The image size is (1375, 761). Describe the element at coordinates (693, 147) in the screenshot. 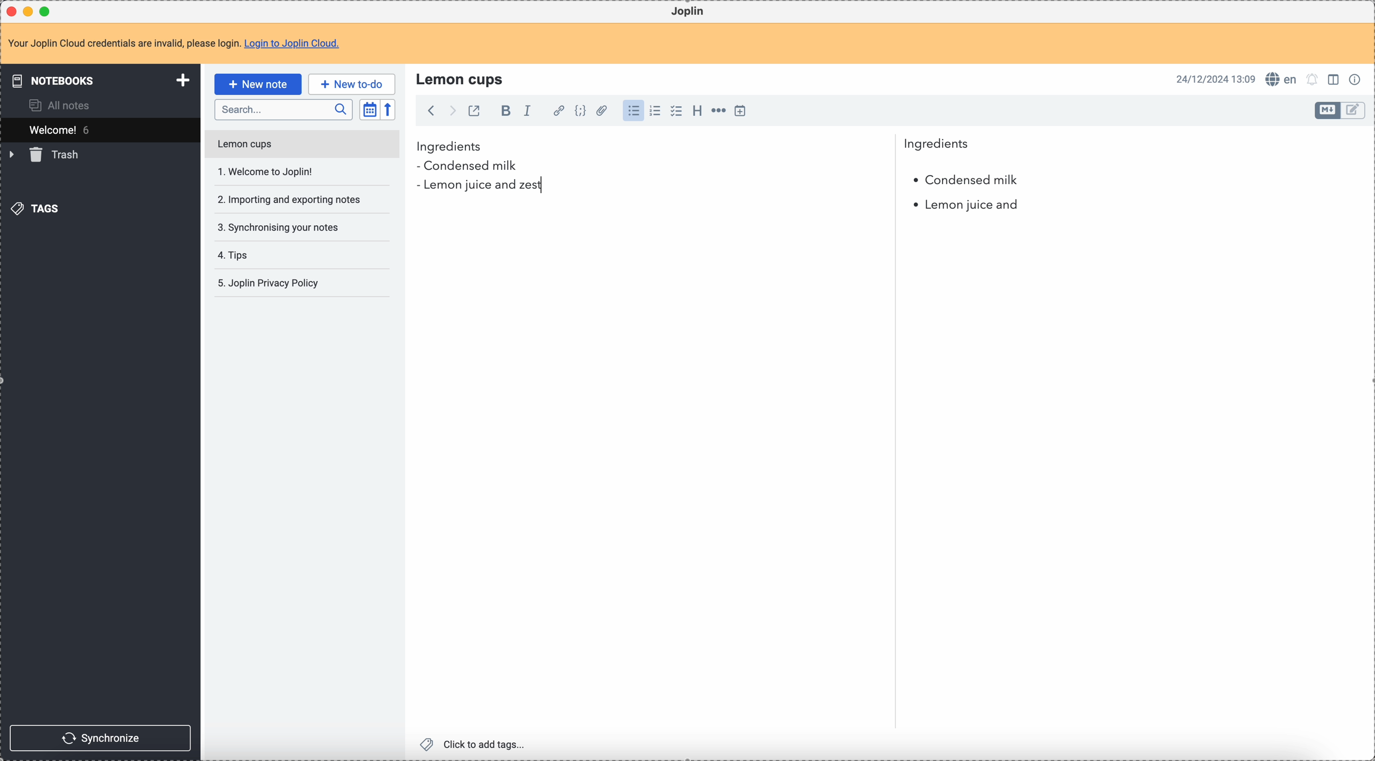

I see `ingredients` at that location.